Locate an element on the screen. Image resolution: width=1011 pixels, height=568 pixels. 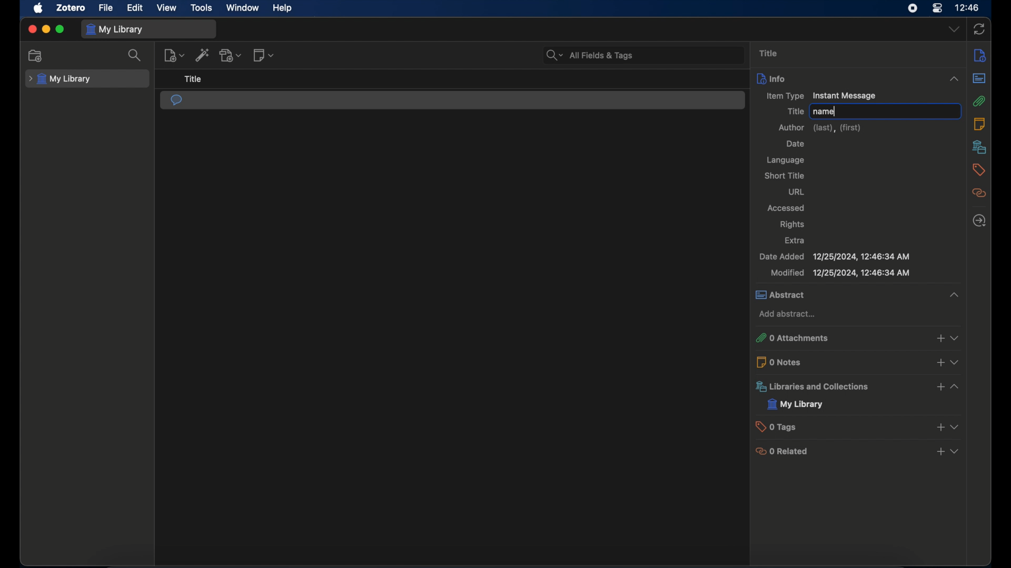
my library is located at coordinates (794, 404).